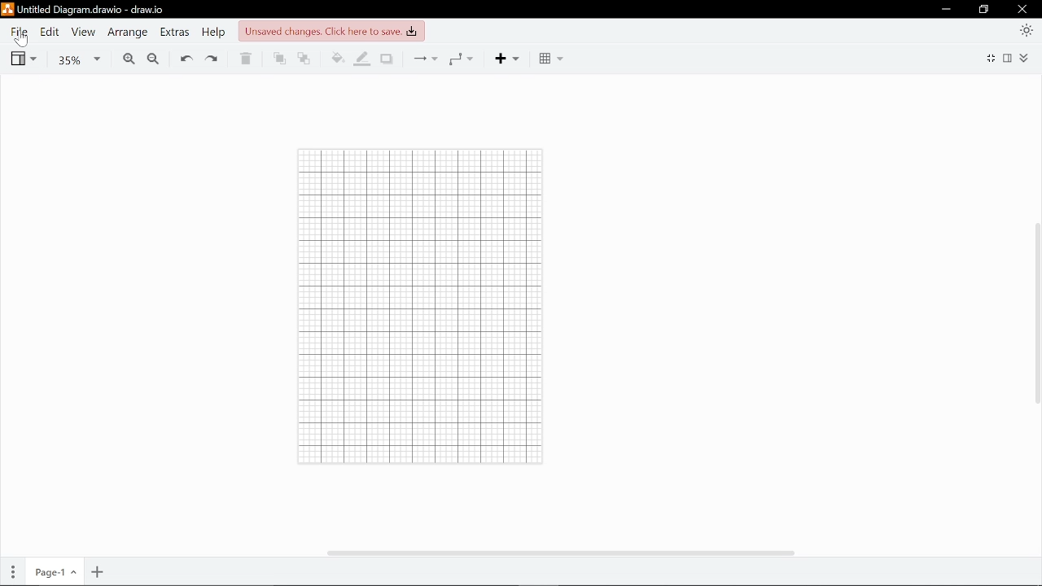 This screenshot has width=1042, height=586. What do you see at coordinates (363, 59) in the screenshot?
I see `Fill line` at bounding box center [363, 59].